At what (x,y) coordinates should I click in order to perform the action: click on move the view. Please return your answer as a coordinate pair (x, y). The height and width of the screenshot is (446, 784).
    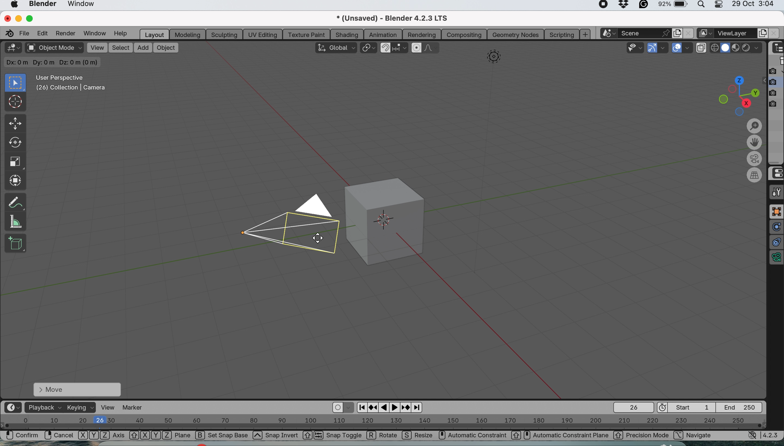
    Looking at the image, I should click on (755, 143).